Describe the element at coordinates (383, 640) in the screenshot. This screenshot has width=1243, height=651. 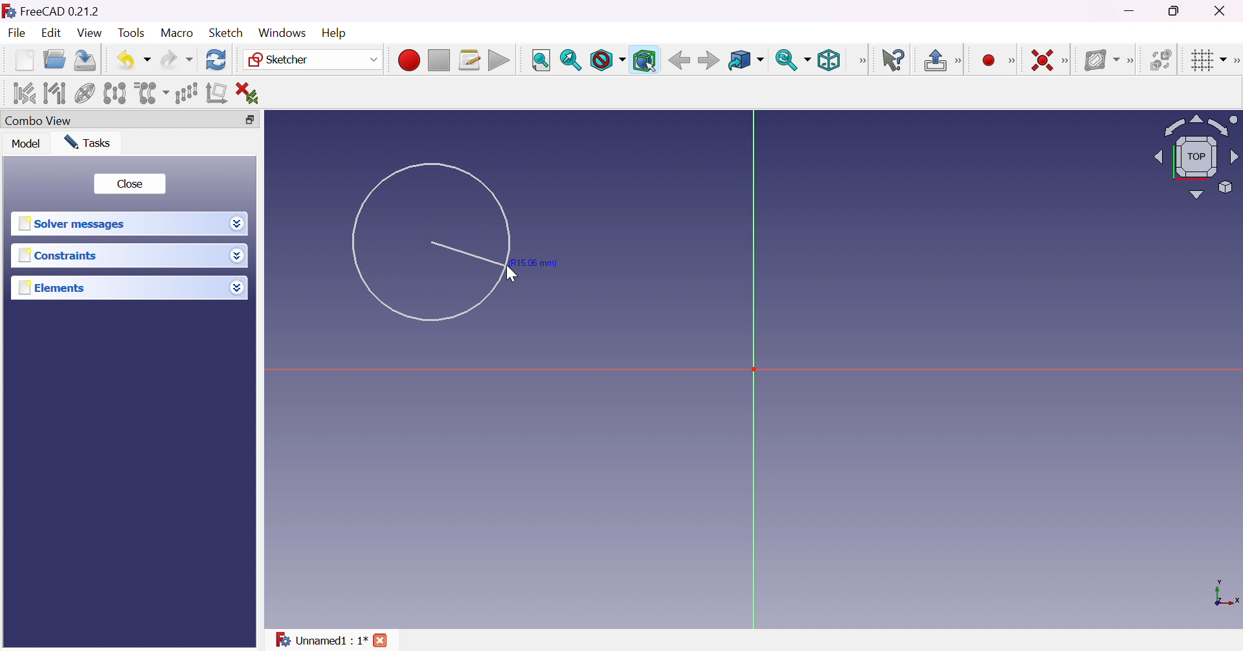
I see `close` at that location.